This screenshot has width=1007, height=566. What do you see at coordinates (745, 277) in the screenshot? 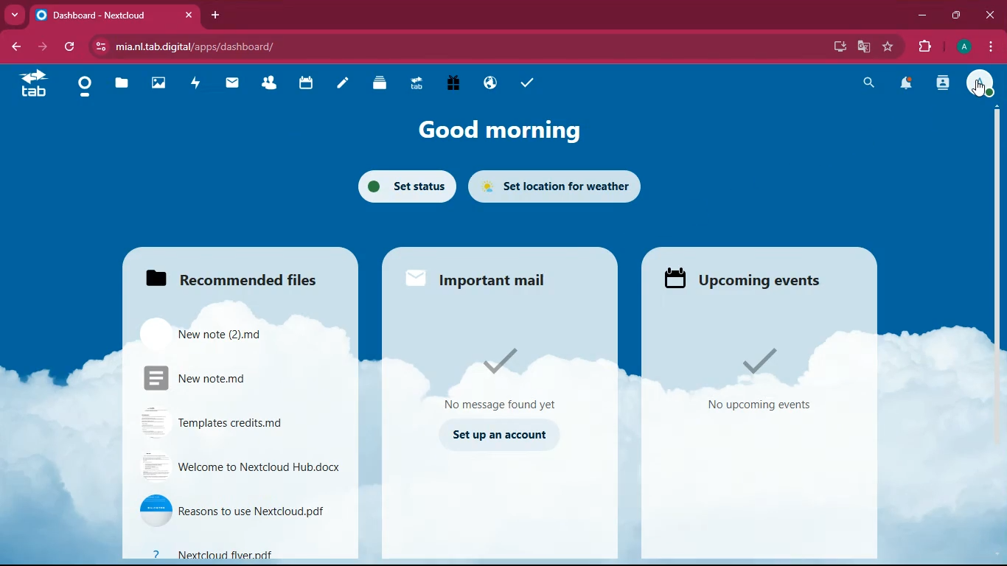
I see `events` at bounding box center [745, 277].